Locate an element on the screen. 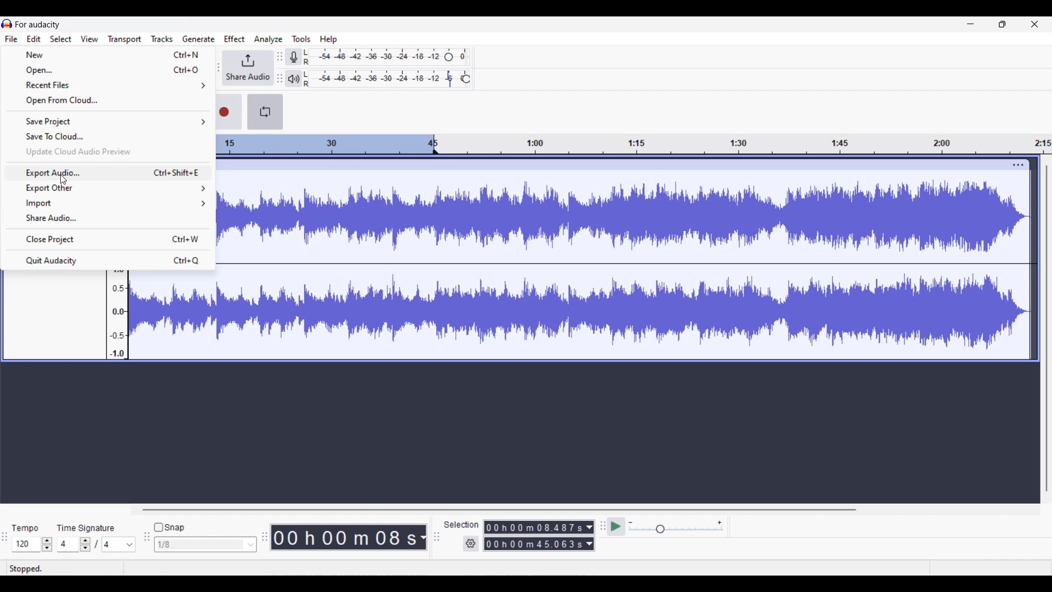 The image size is (1052, 592). Recording level is located at coordinates (373, 57).